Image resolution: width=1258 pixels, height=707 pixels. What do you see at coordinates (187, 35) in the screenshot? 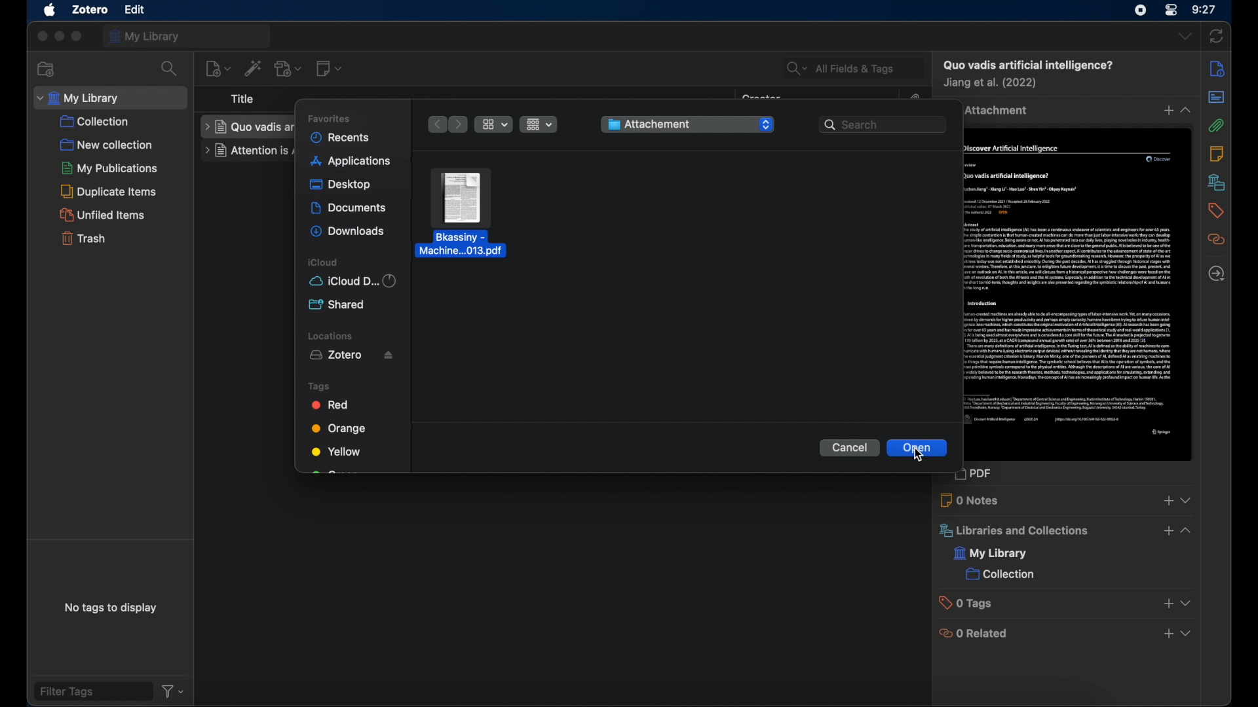
I see `my library` at bounding box center [187, 35].